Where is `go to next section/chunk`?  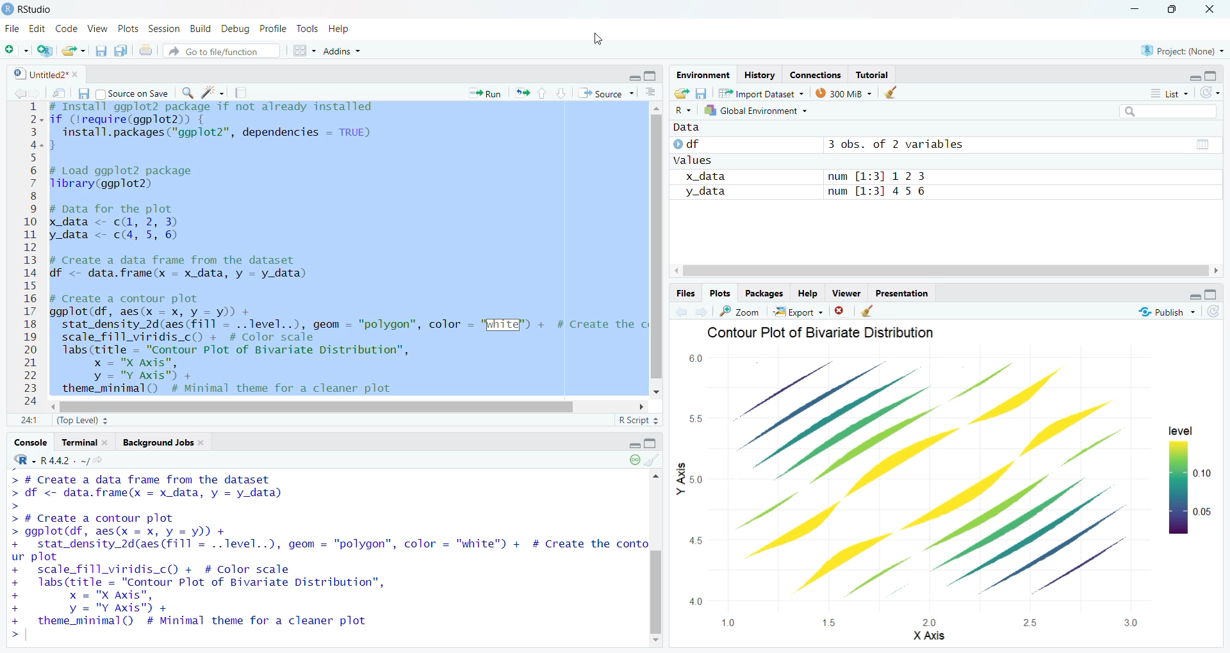 go to next section/chunk is located at coordinates (560, 93).